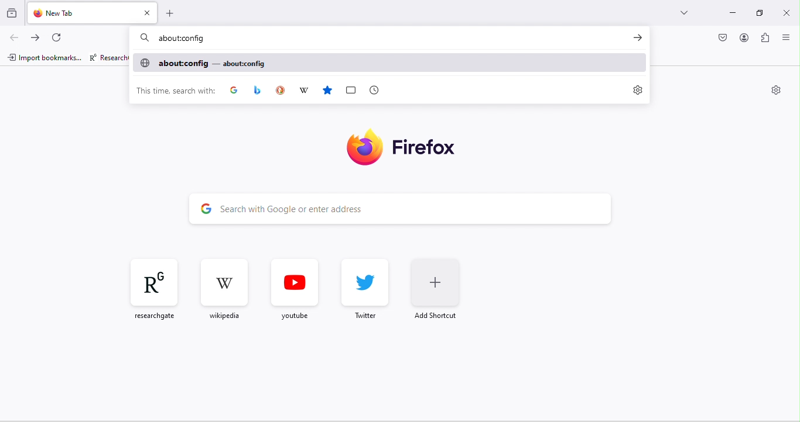 The width and height of the screenshot is (800, 422). Describe the element at coordinates (742, 37) in the screenshot. I see `account` at that location.